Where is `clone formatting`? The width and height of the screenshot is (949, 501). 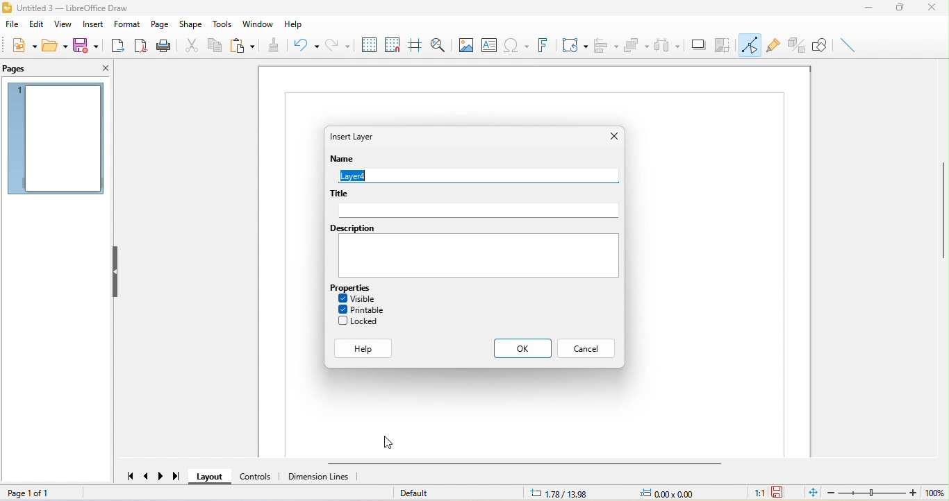 clone formatting is located at coordinates (273, 46).